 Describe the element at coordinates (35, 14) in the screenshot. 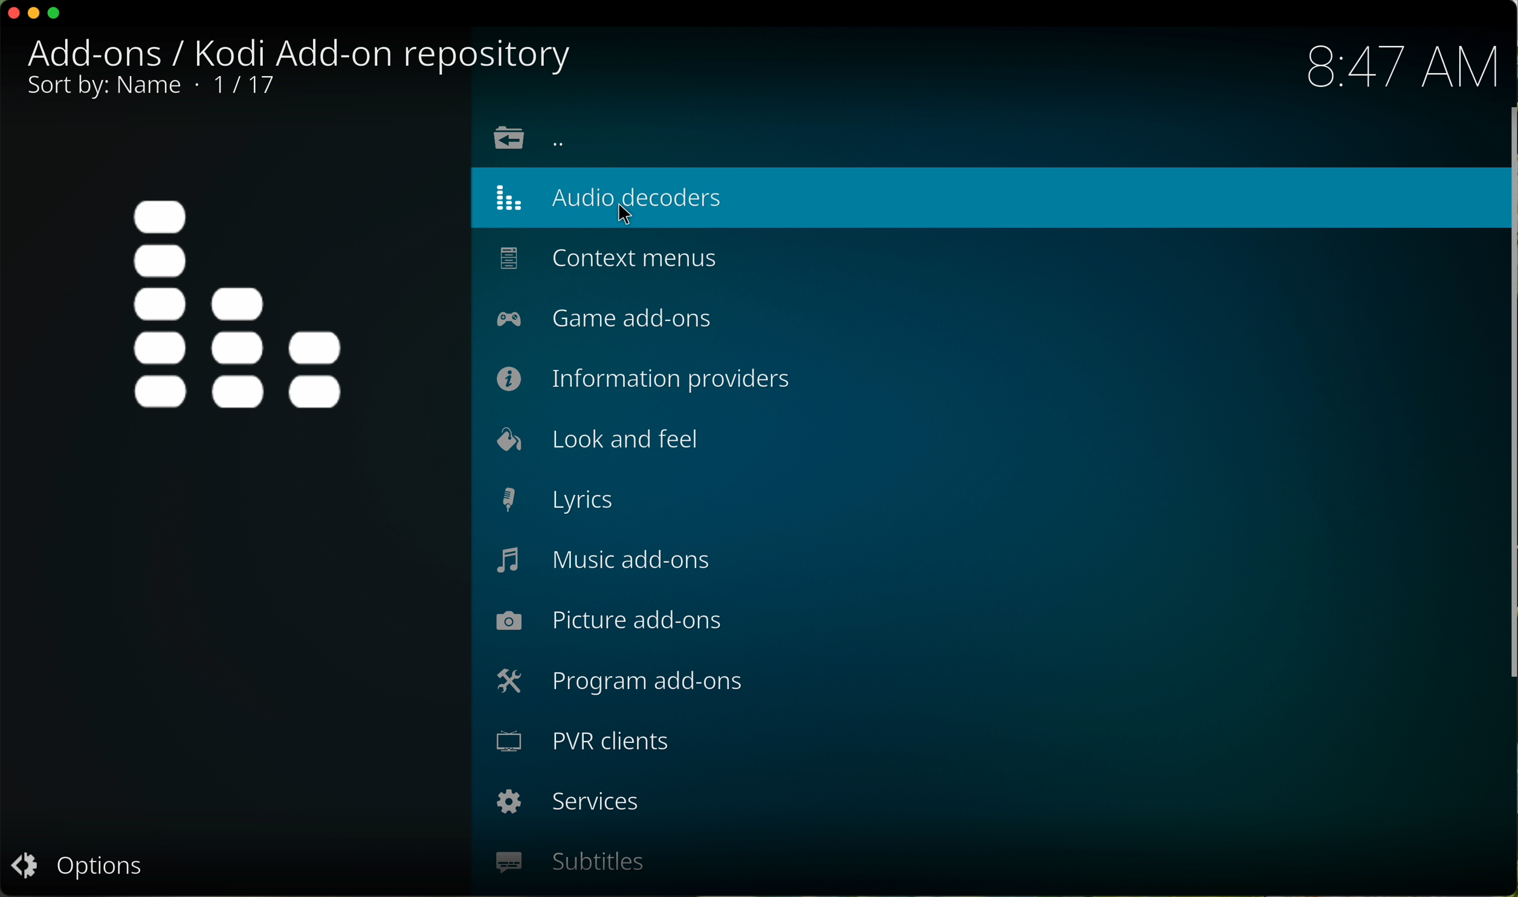

I see `minimize program` at that location.